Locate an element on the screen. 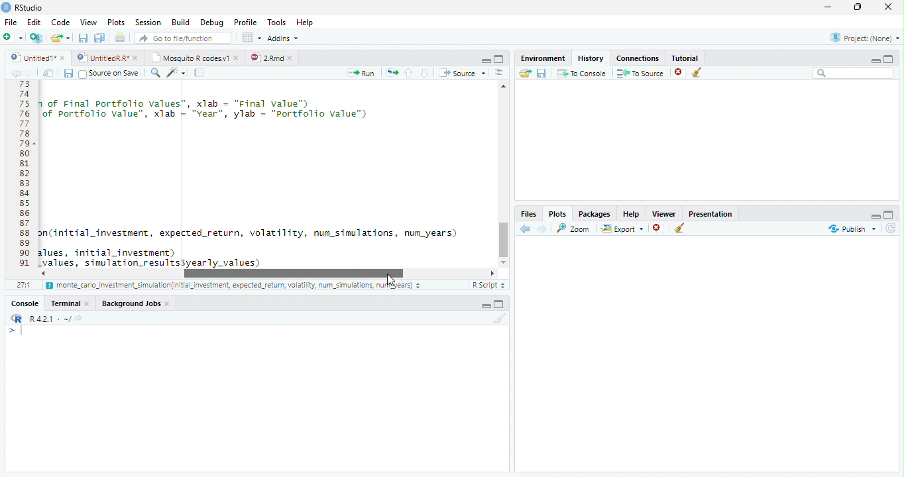 This screenshot has height=477, width=904. Addins is located at coordinates (284, 38).